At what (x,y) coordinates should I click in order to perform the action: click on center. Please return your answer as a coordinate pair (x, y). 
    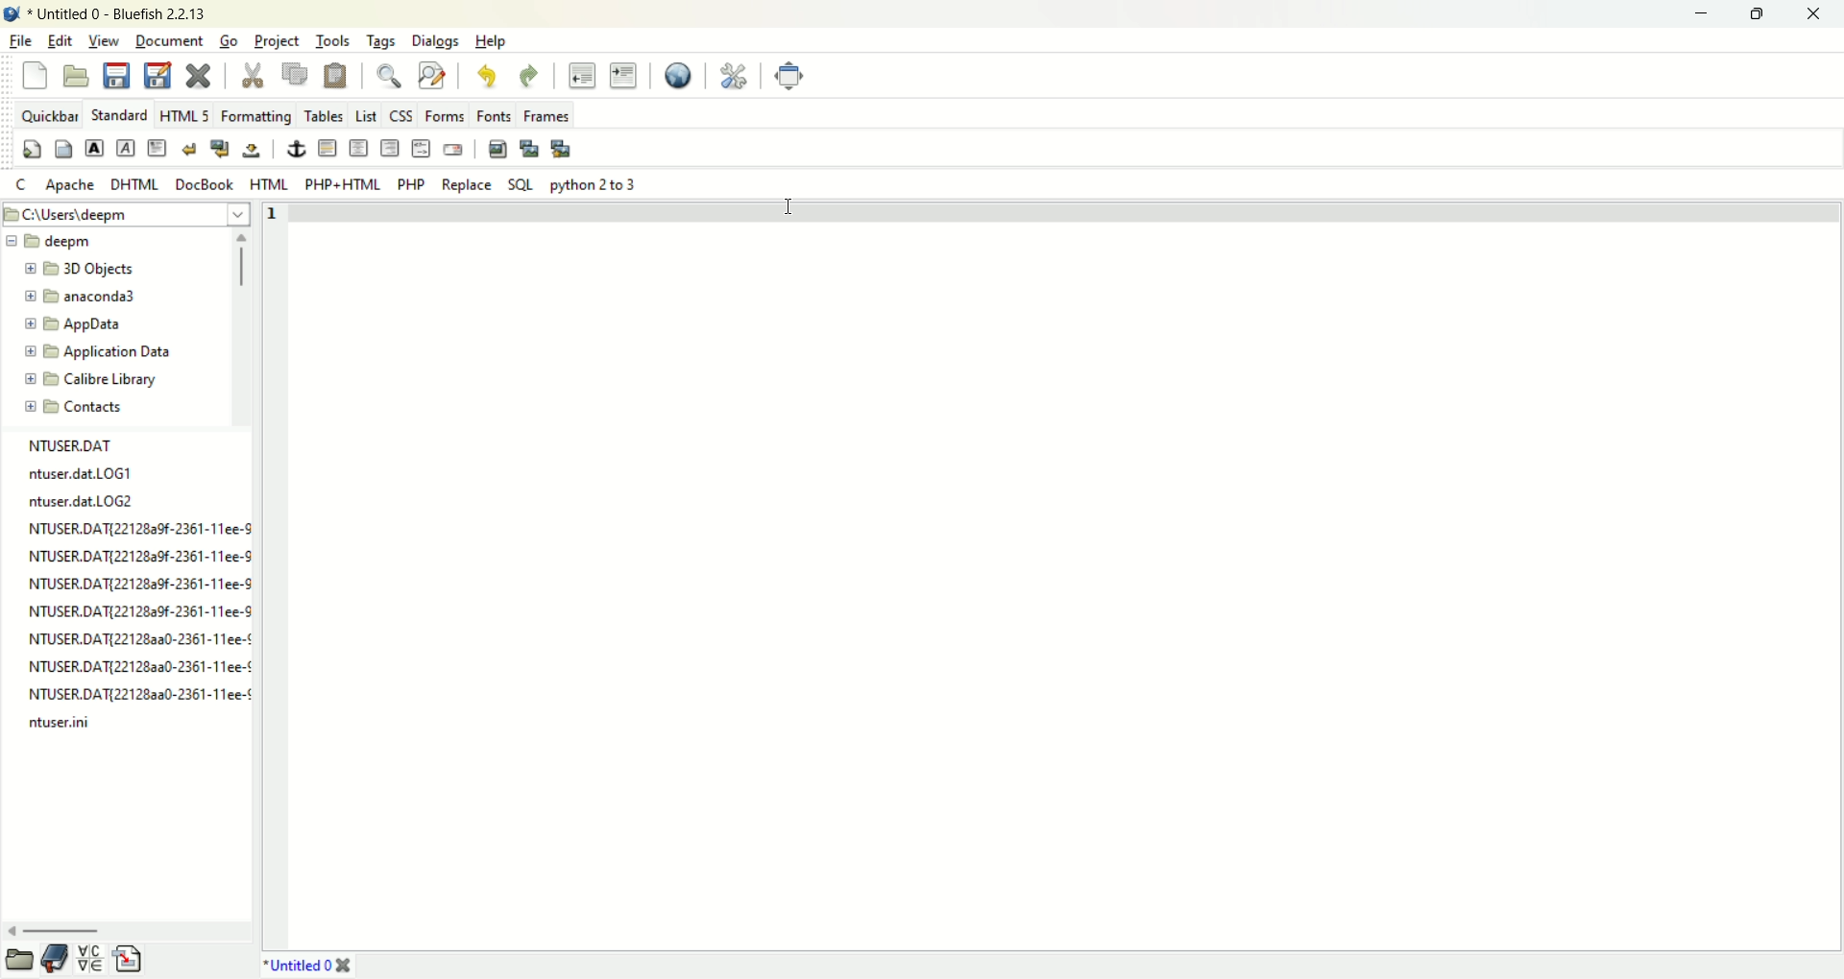
    Looking at the image, I should click on (358, 148).